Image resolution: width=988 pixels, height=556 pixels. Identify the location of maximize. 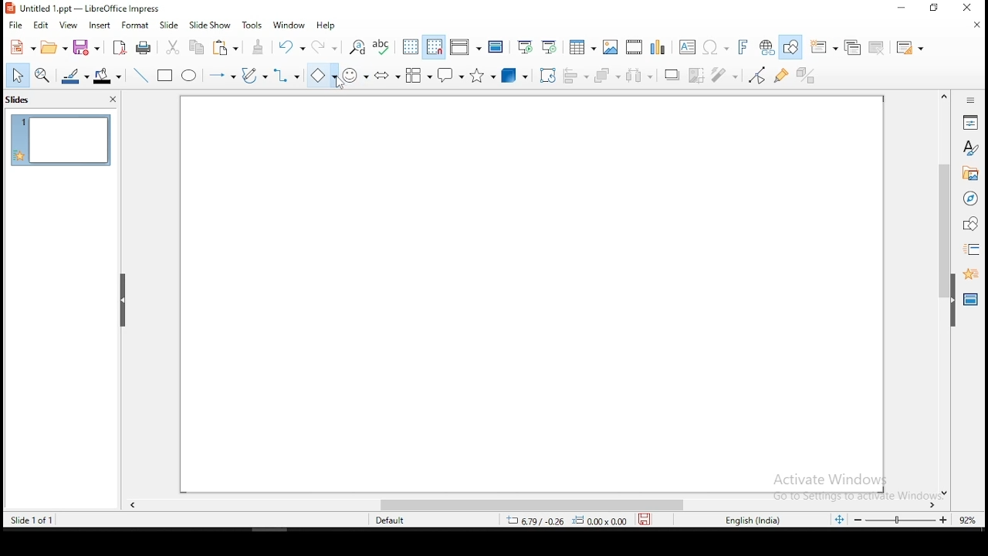
(936, 8).